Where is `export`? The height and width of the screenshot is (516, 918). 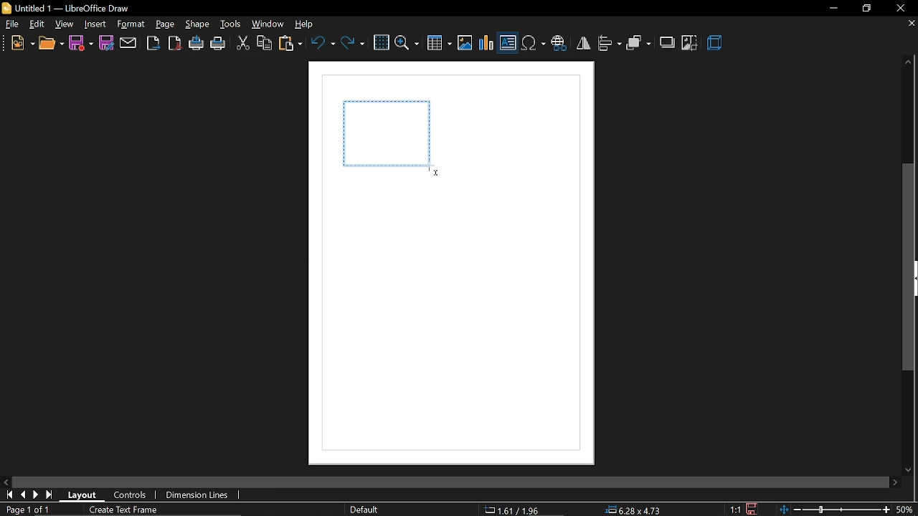
export is located at coordinates (153, 43).